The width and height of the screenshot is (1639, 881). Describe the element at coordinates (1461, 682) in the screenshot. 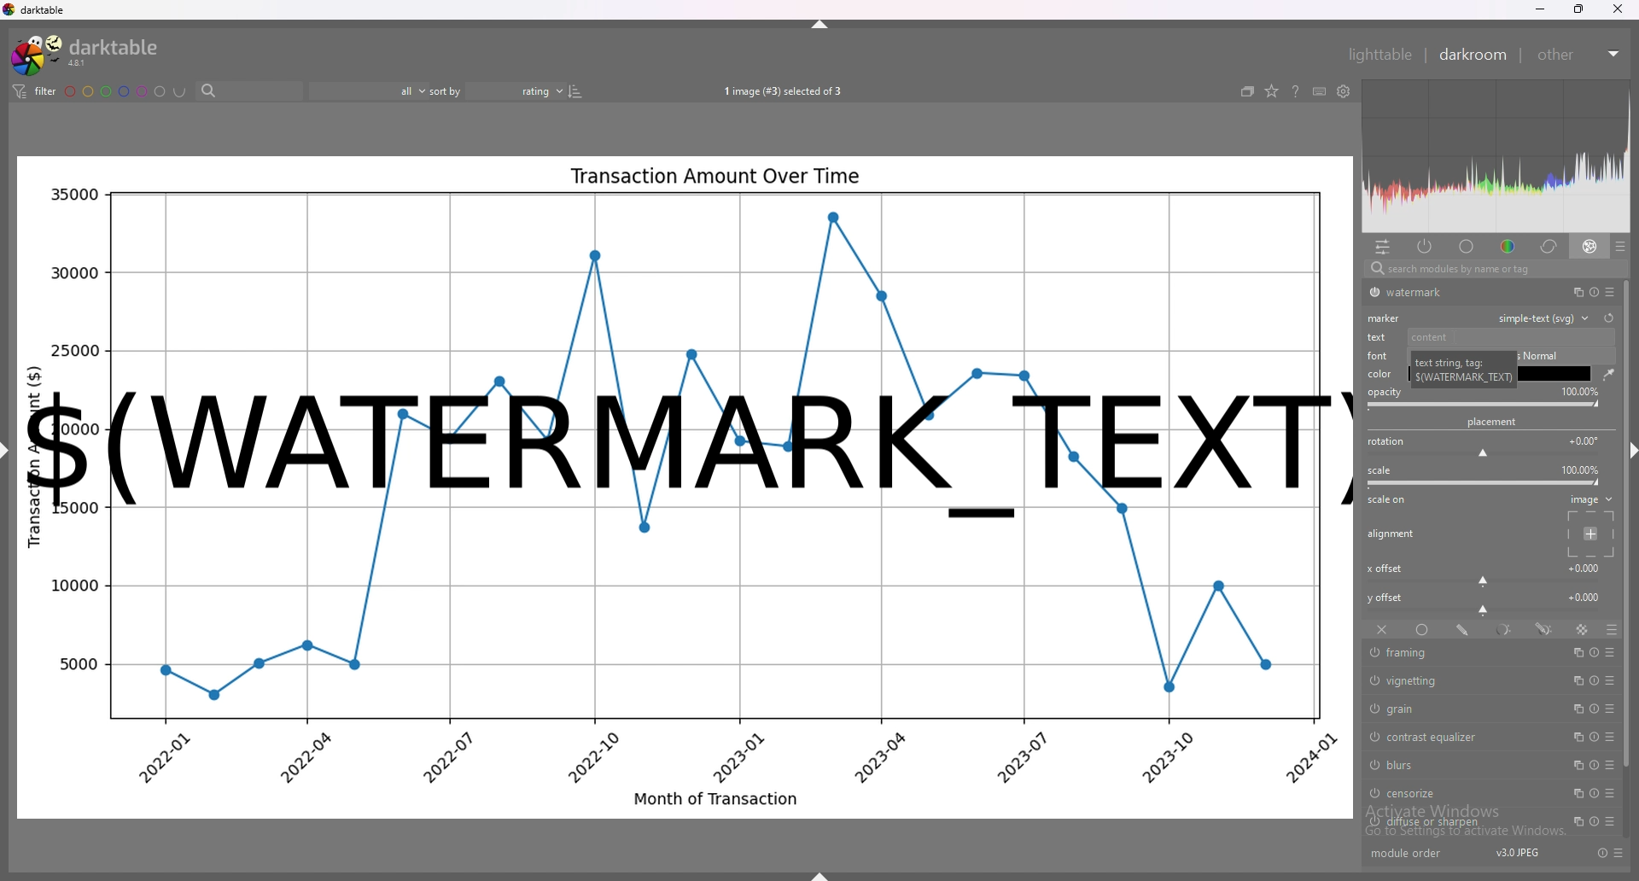

I see `vignetting` at that location.